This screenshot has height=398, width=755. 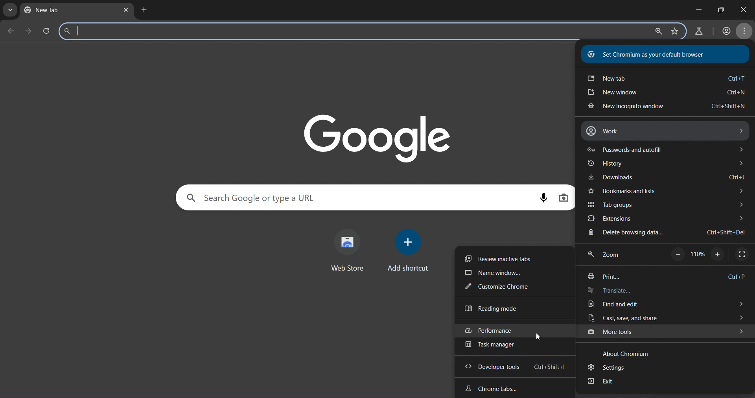 I want to click on 110%, so click(x=697, y=255).